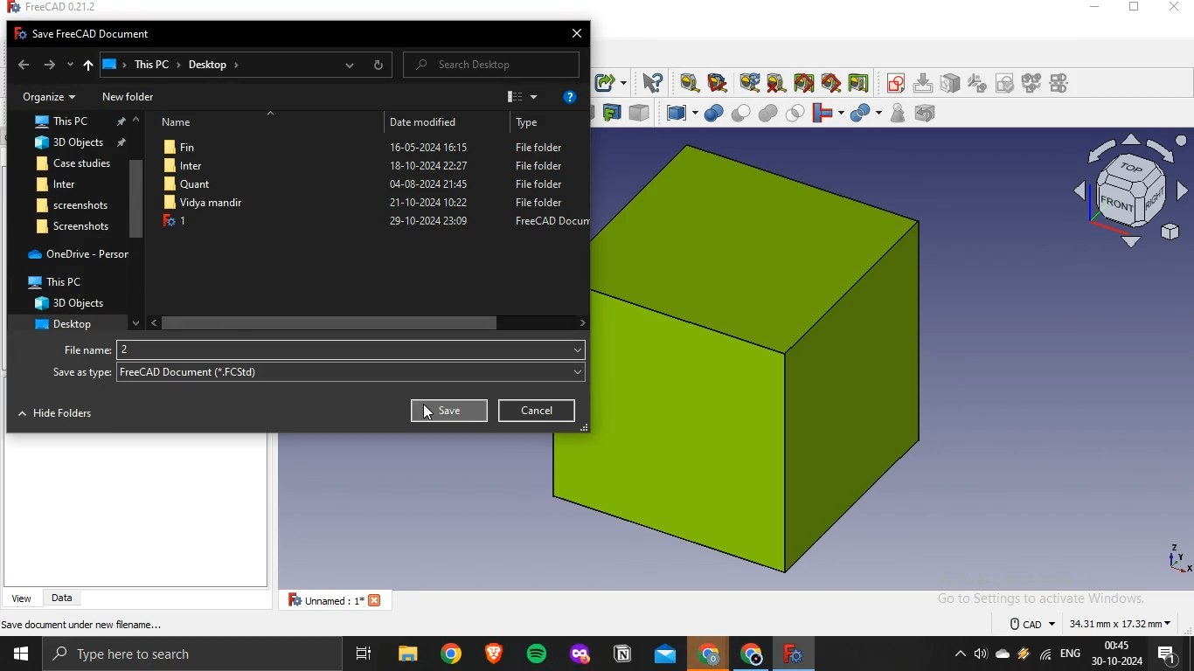 The image size is (1194, 671). Describe the element at coordinates (360, 166) in the screenshot. I see `Inter` at that location.